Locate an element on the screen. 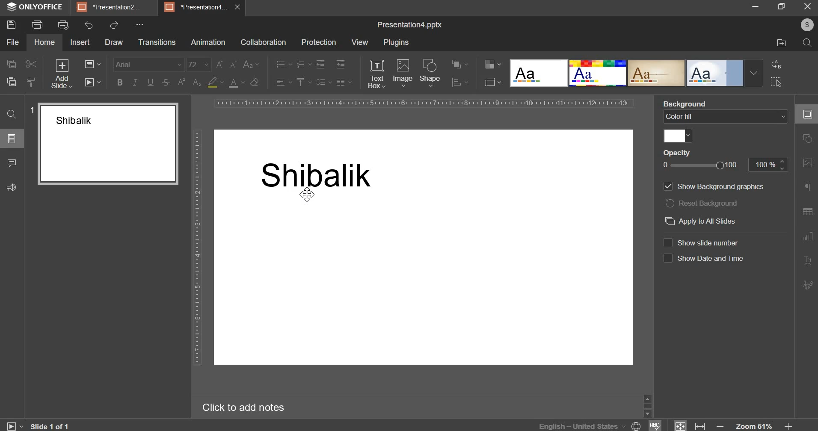 This screenshot has height=431, width=818. underline is located at coordinates (150, 82).